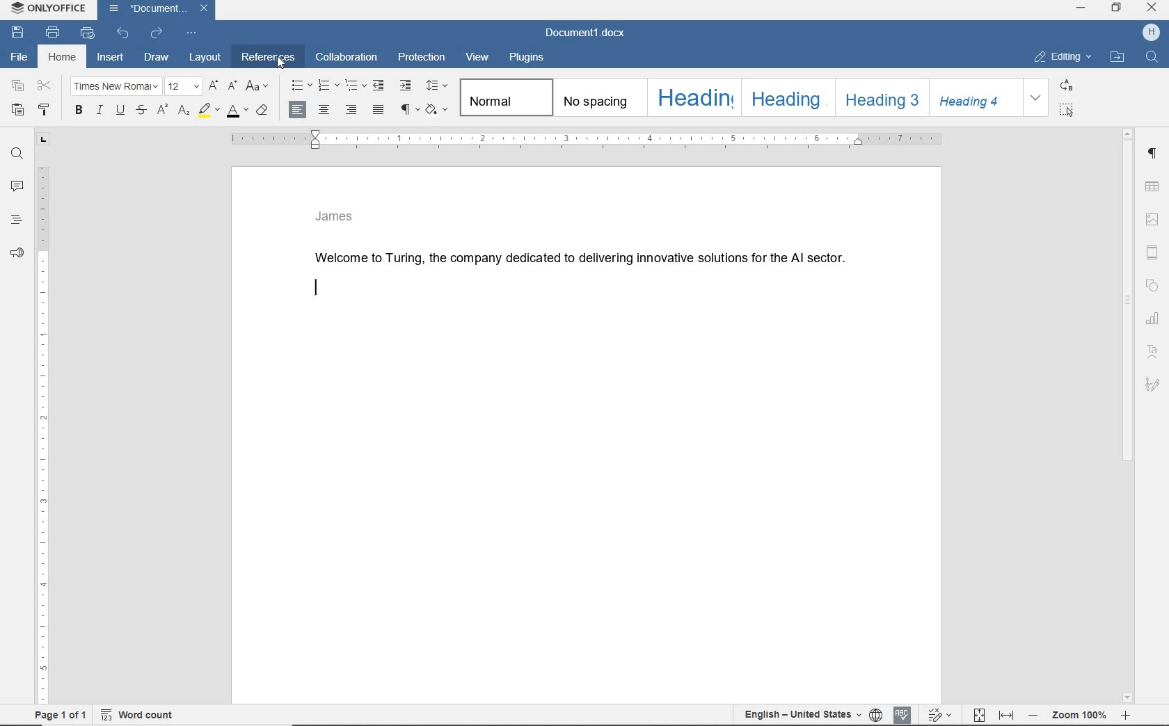  I want to click on chart, so click(1154, 321).